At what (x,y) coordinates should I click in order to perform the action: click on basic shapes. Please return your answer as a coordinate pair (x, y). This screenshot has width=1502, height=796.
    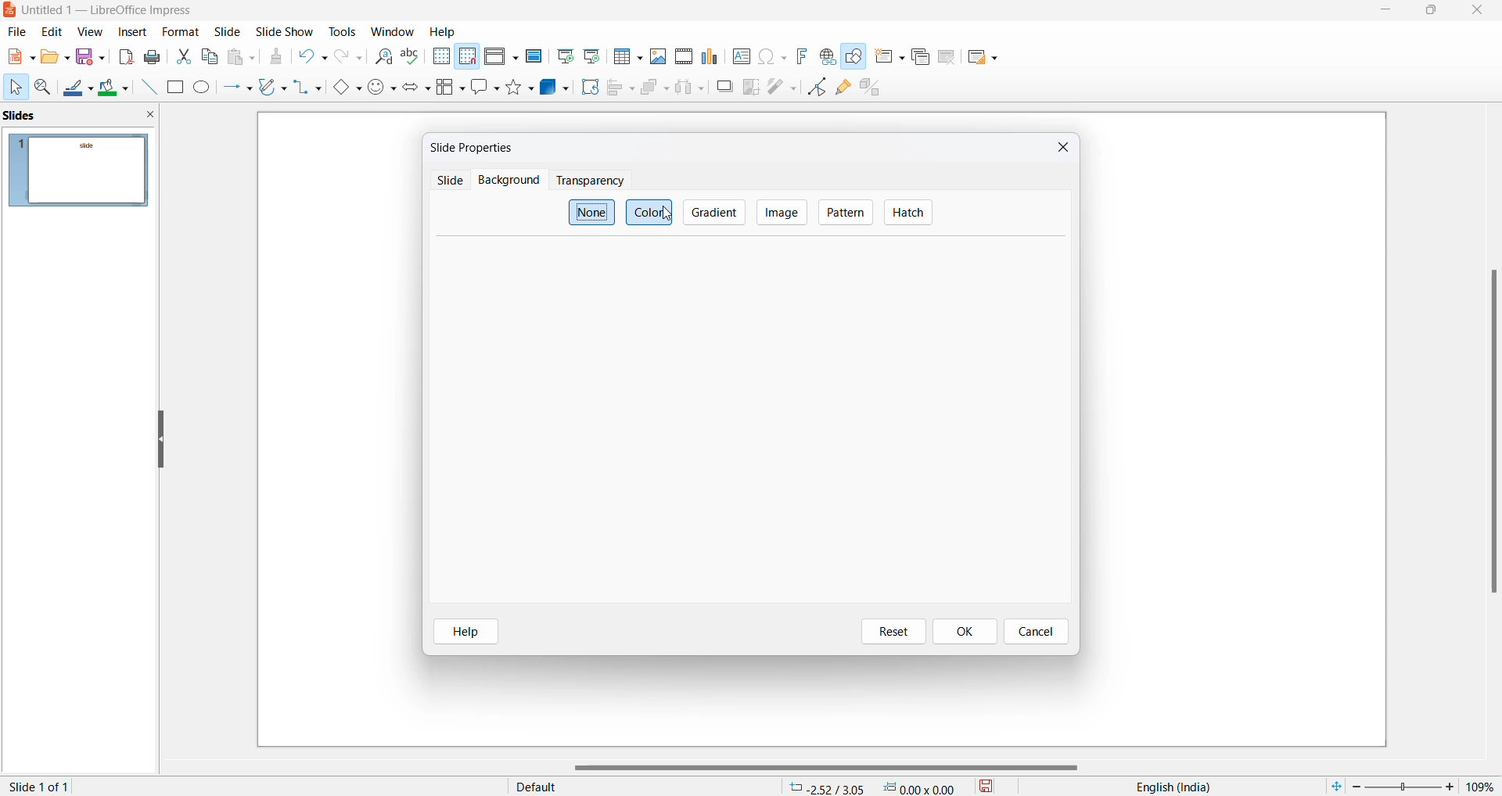
    Looking at the image, I should click on (346, 88).